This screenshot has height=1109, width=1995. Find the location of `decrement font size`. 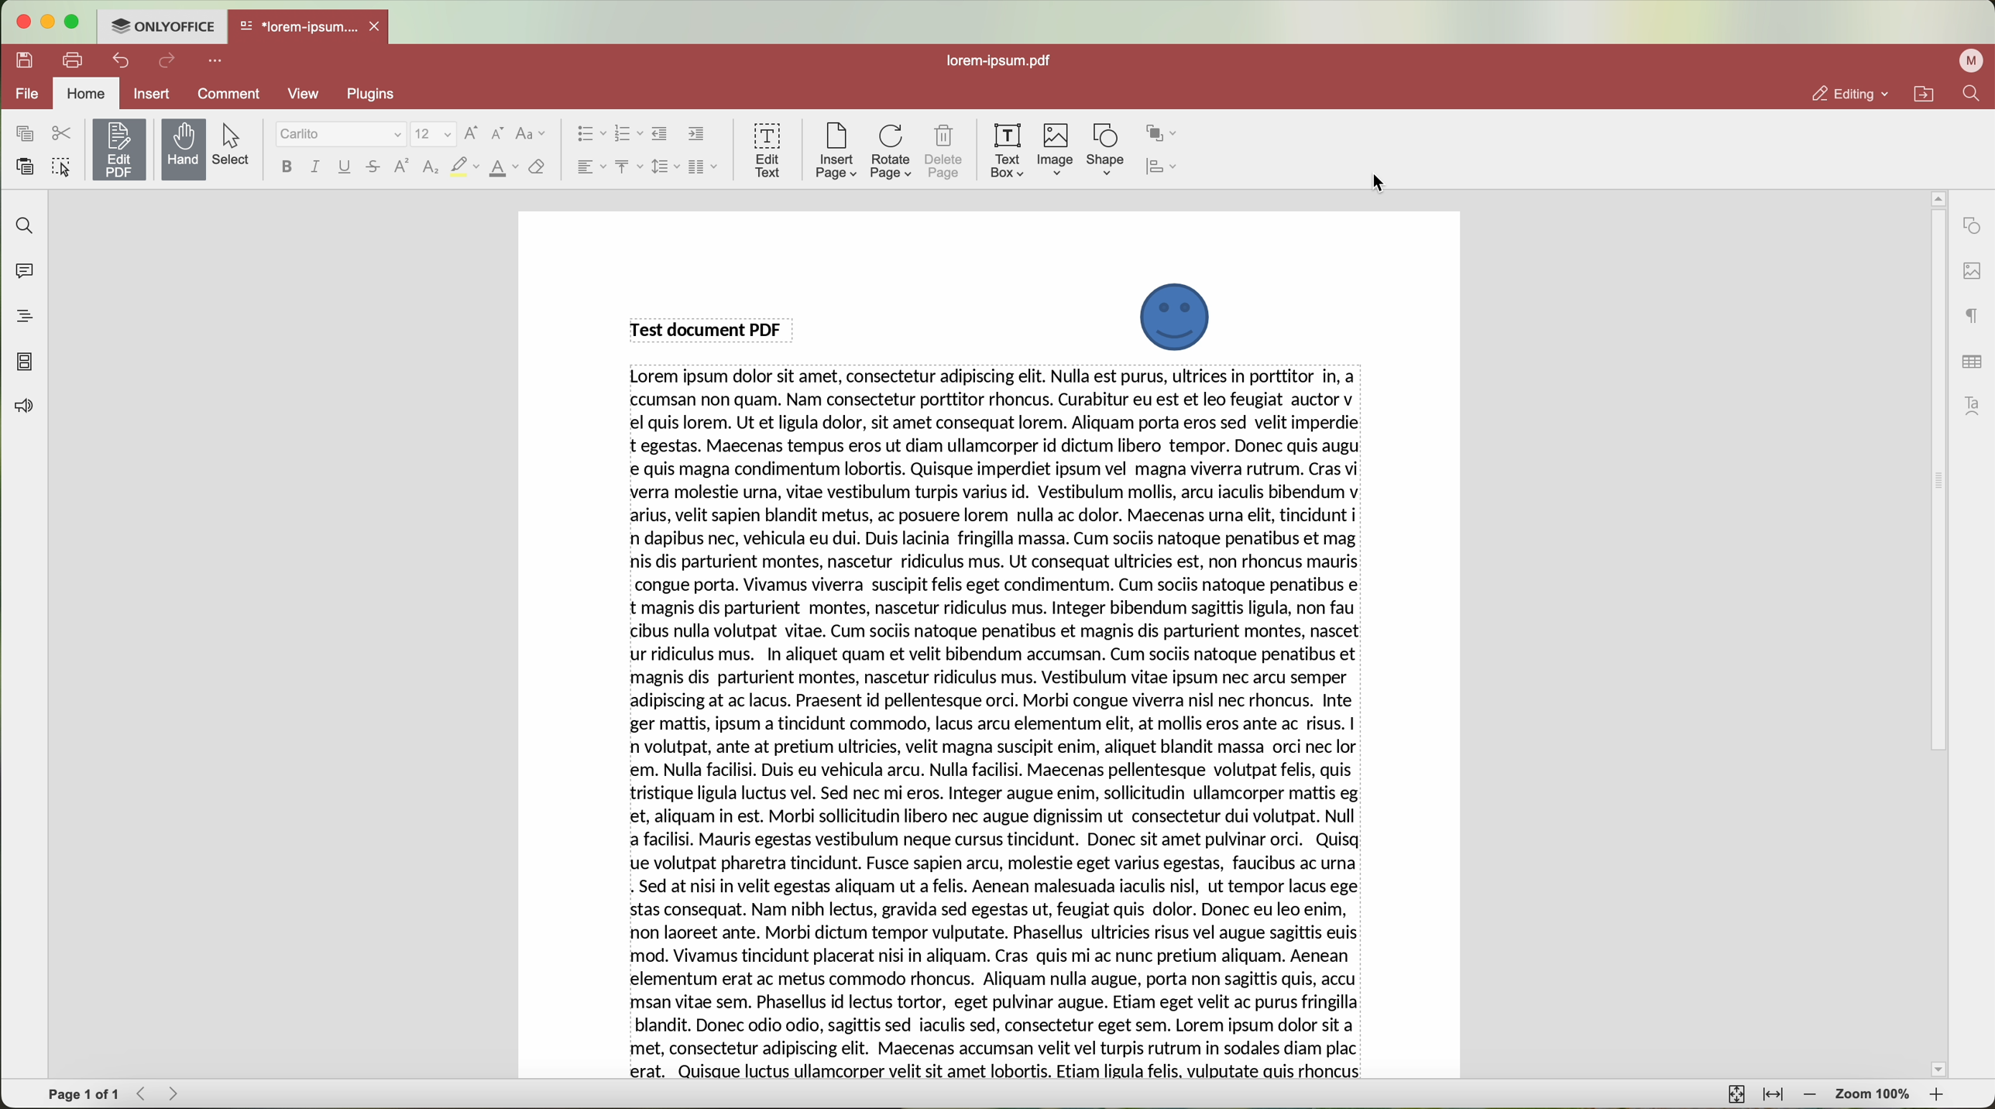

decrement font size is located at coordinates (496, 133).